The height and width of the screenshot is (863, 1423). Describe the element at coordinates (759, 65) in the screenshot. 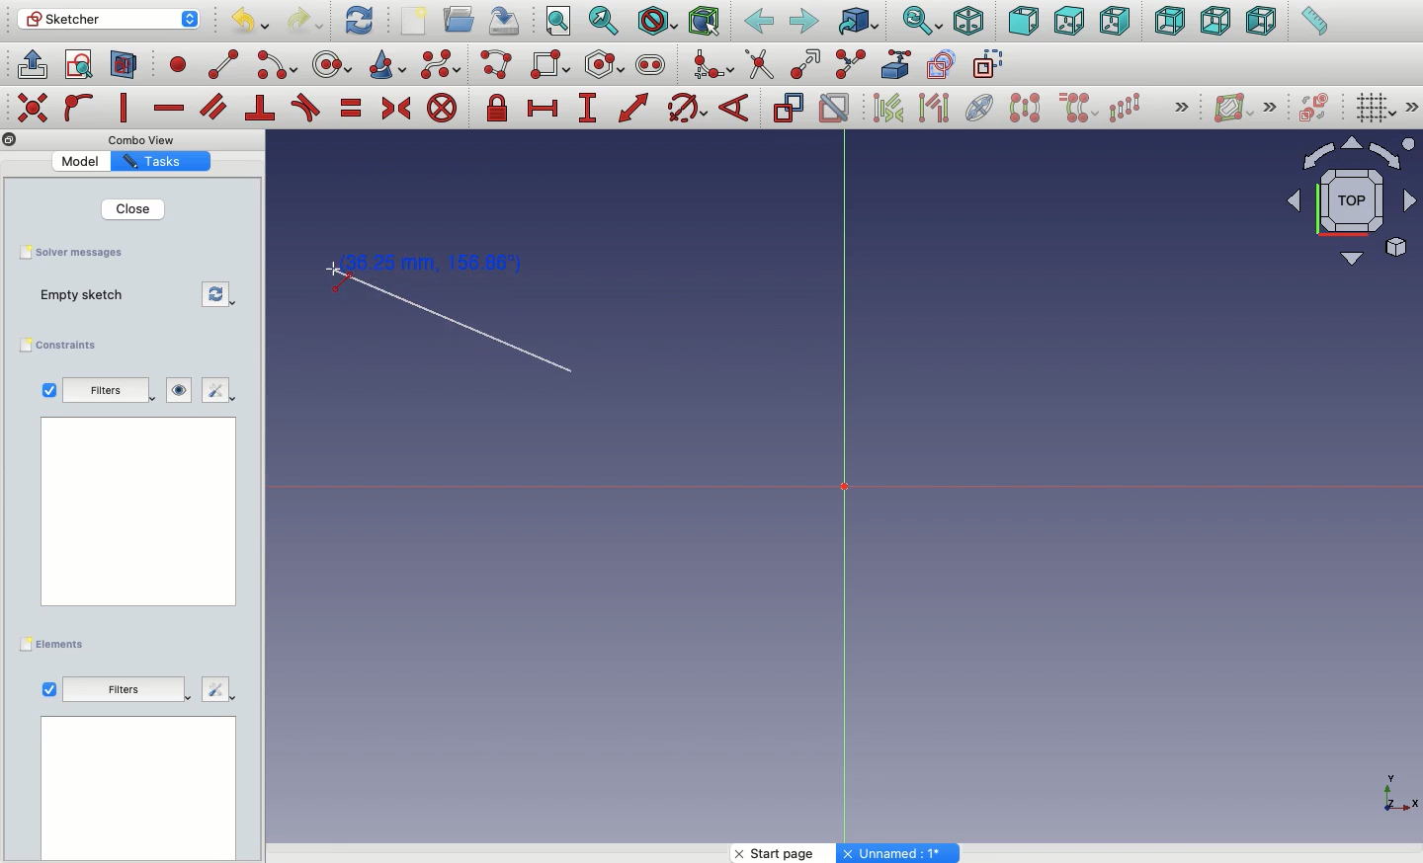

I see `trim edge` at that location.